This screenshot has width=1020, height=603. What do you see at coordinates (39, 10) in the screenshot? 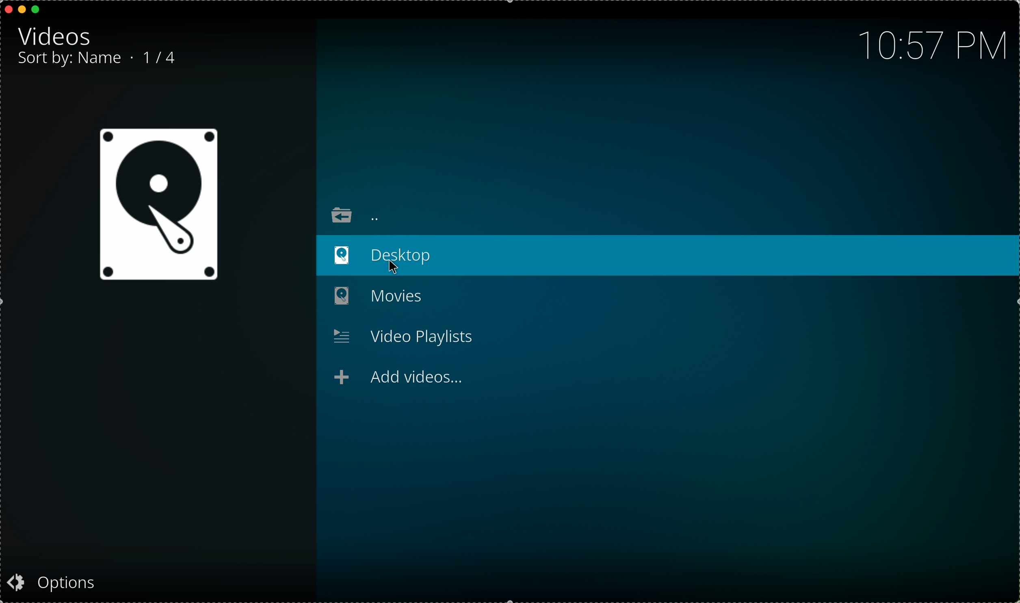
I see `maximize ` at bounding box center [39, 10].